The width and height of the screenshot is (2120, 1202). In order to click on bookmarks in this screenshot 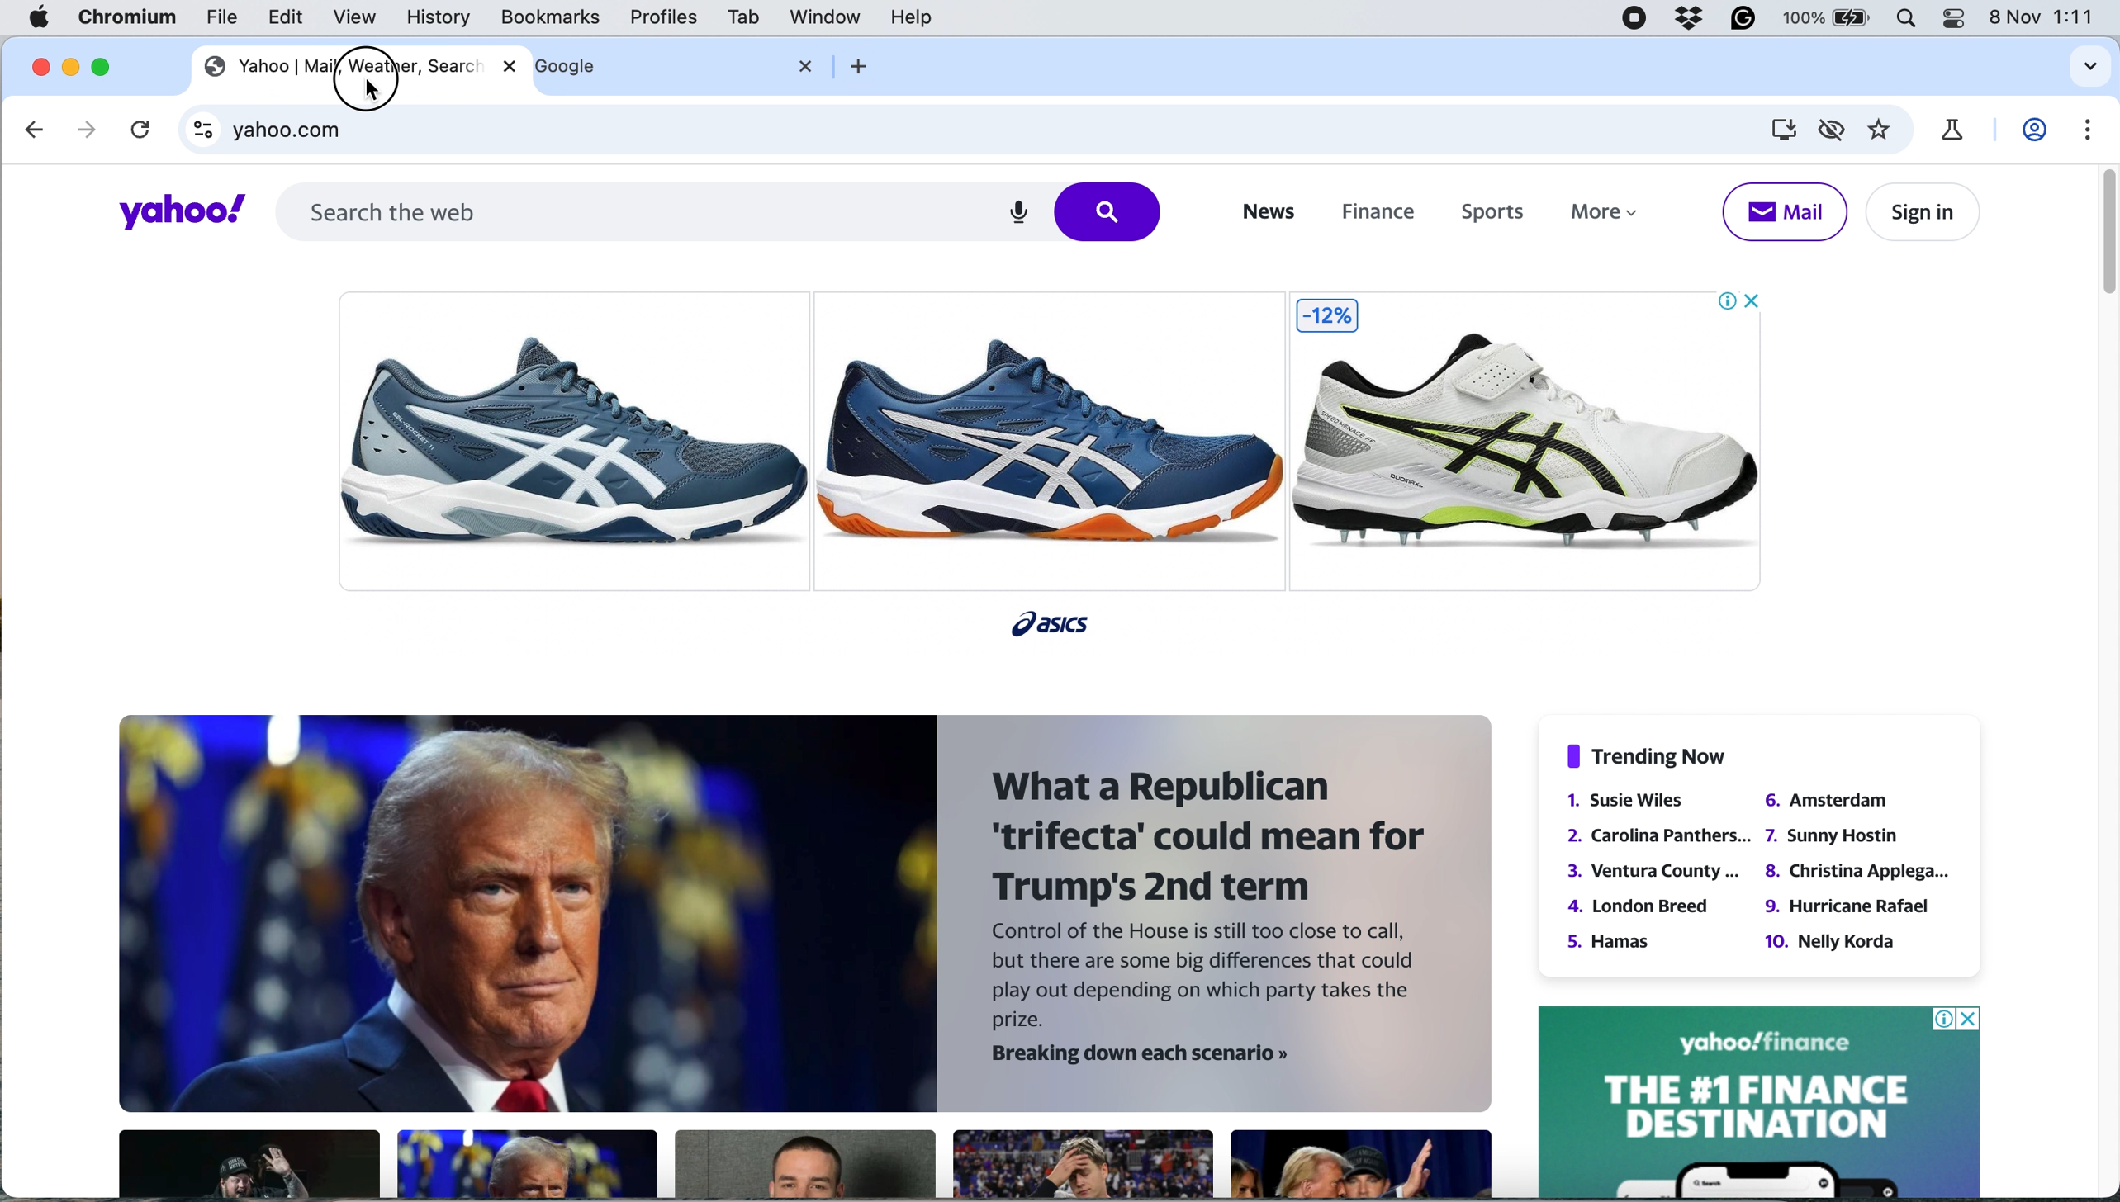, I will do `click(551, 17)`.